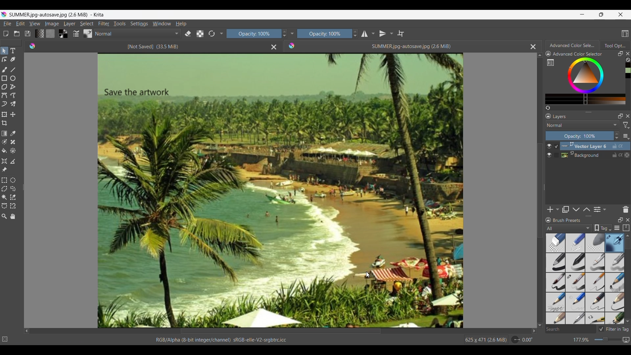 The image size is (631, 355). Describe the element at coordinates (4, 180) in the screenshot. I see `Rectangular selection tool` at that location.